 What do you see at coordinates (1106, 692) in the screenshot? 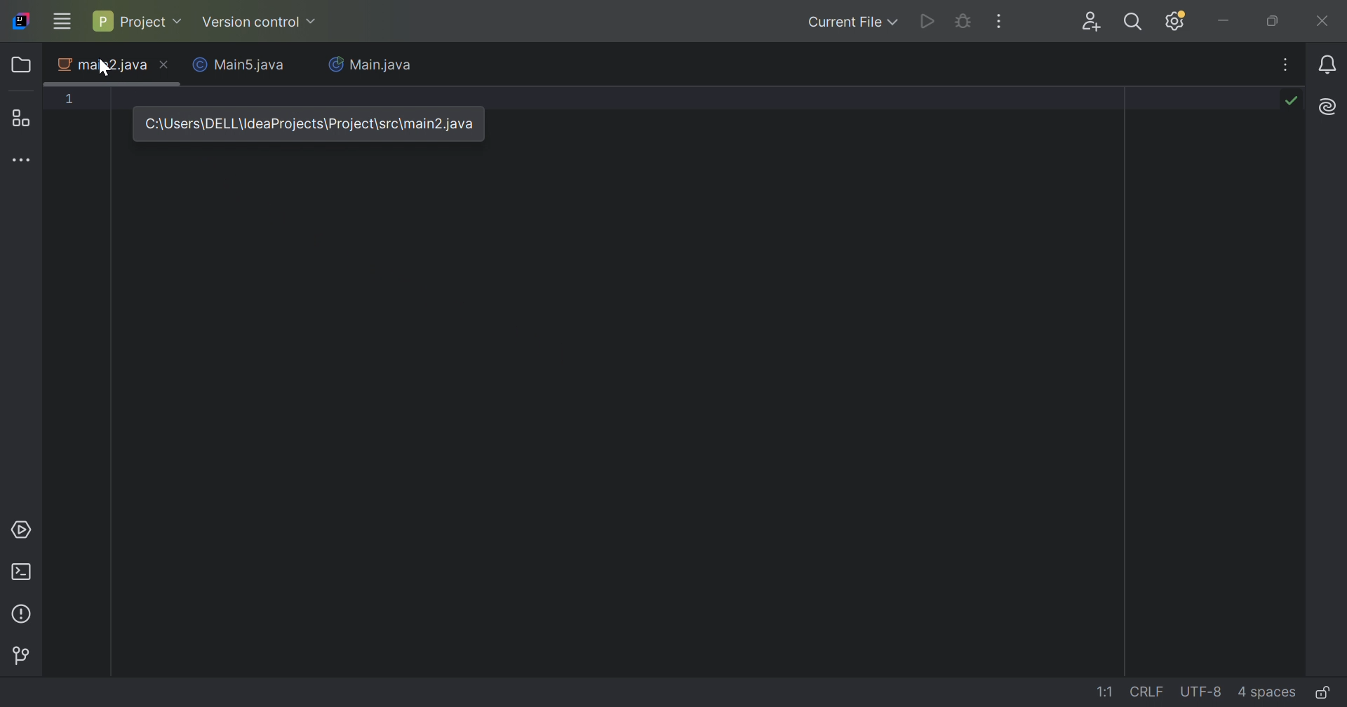
I see `go to line` at bounding box center [1106, 692].